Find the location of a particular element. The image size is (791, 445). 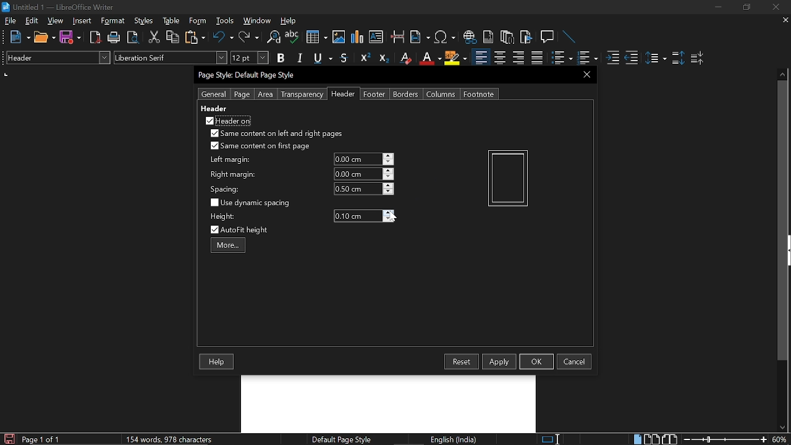

Toggle unordered list is located at coordinates (586, 58).